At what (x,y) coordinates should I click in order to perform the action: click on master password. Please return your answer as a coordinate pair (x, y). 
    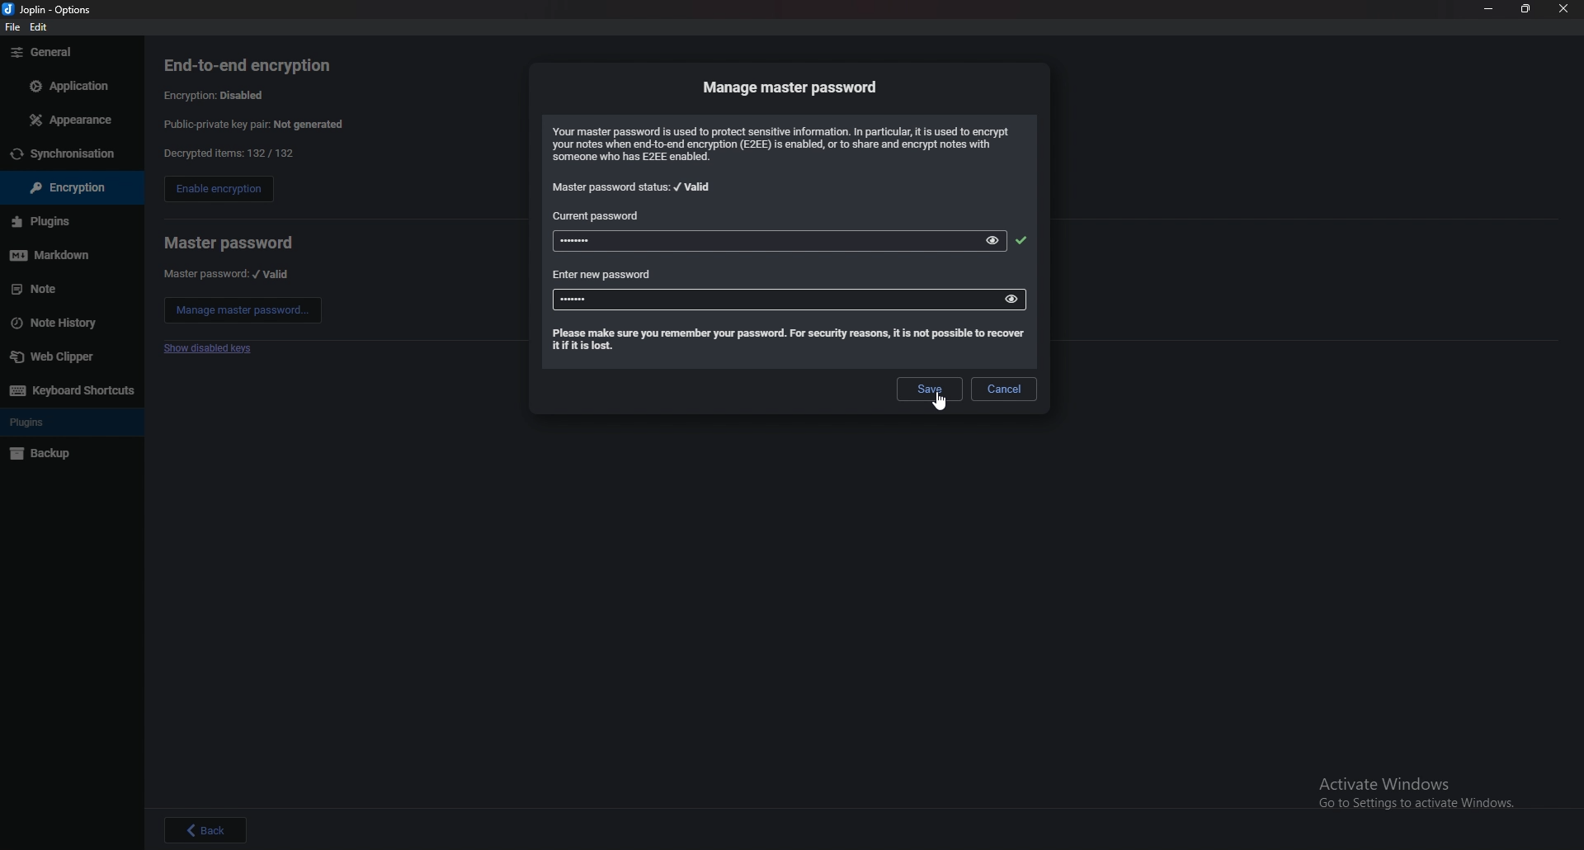
    Looking at the image, I should click on (229, 243).